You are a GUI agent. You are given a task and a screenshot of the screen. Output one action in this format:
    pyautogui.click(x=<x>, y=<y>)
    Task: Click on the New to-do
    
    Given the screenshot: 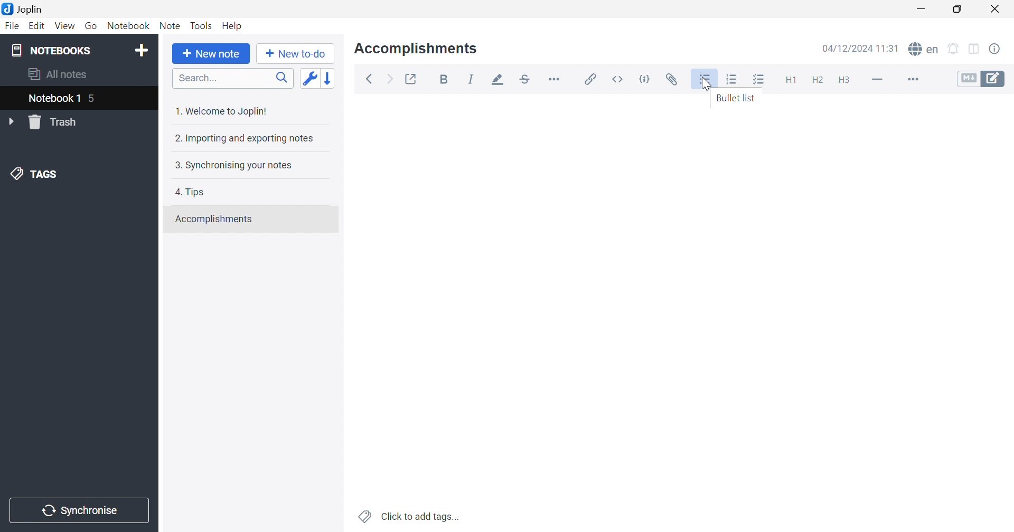 What is the action you would take?
    pyautogui.click(x=294, y=52)
    